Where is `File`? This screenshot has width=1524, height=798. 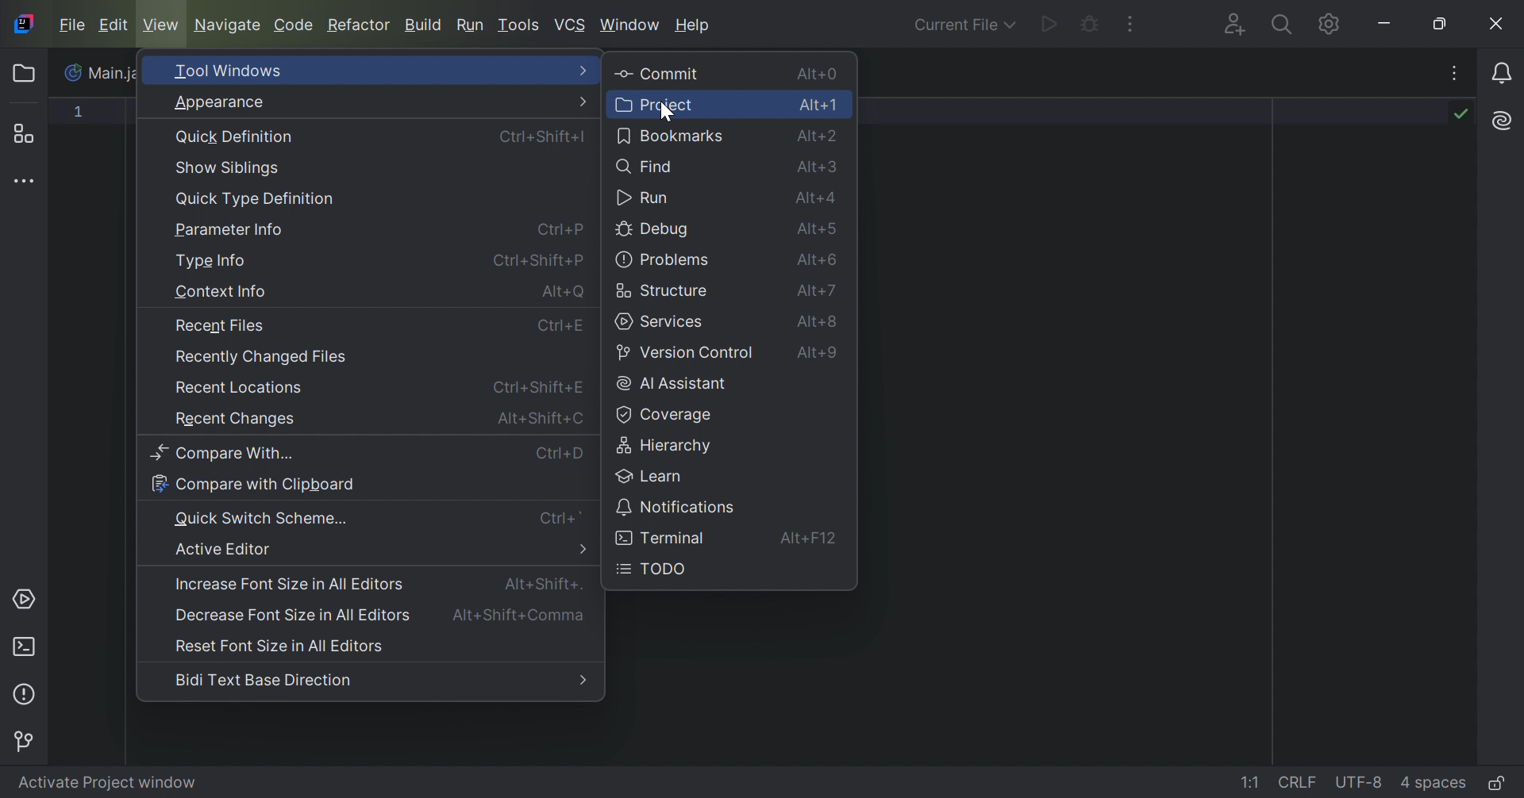 File is located at coordinates (70, 24).